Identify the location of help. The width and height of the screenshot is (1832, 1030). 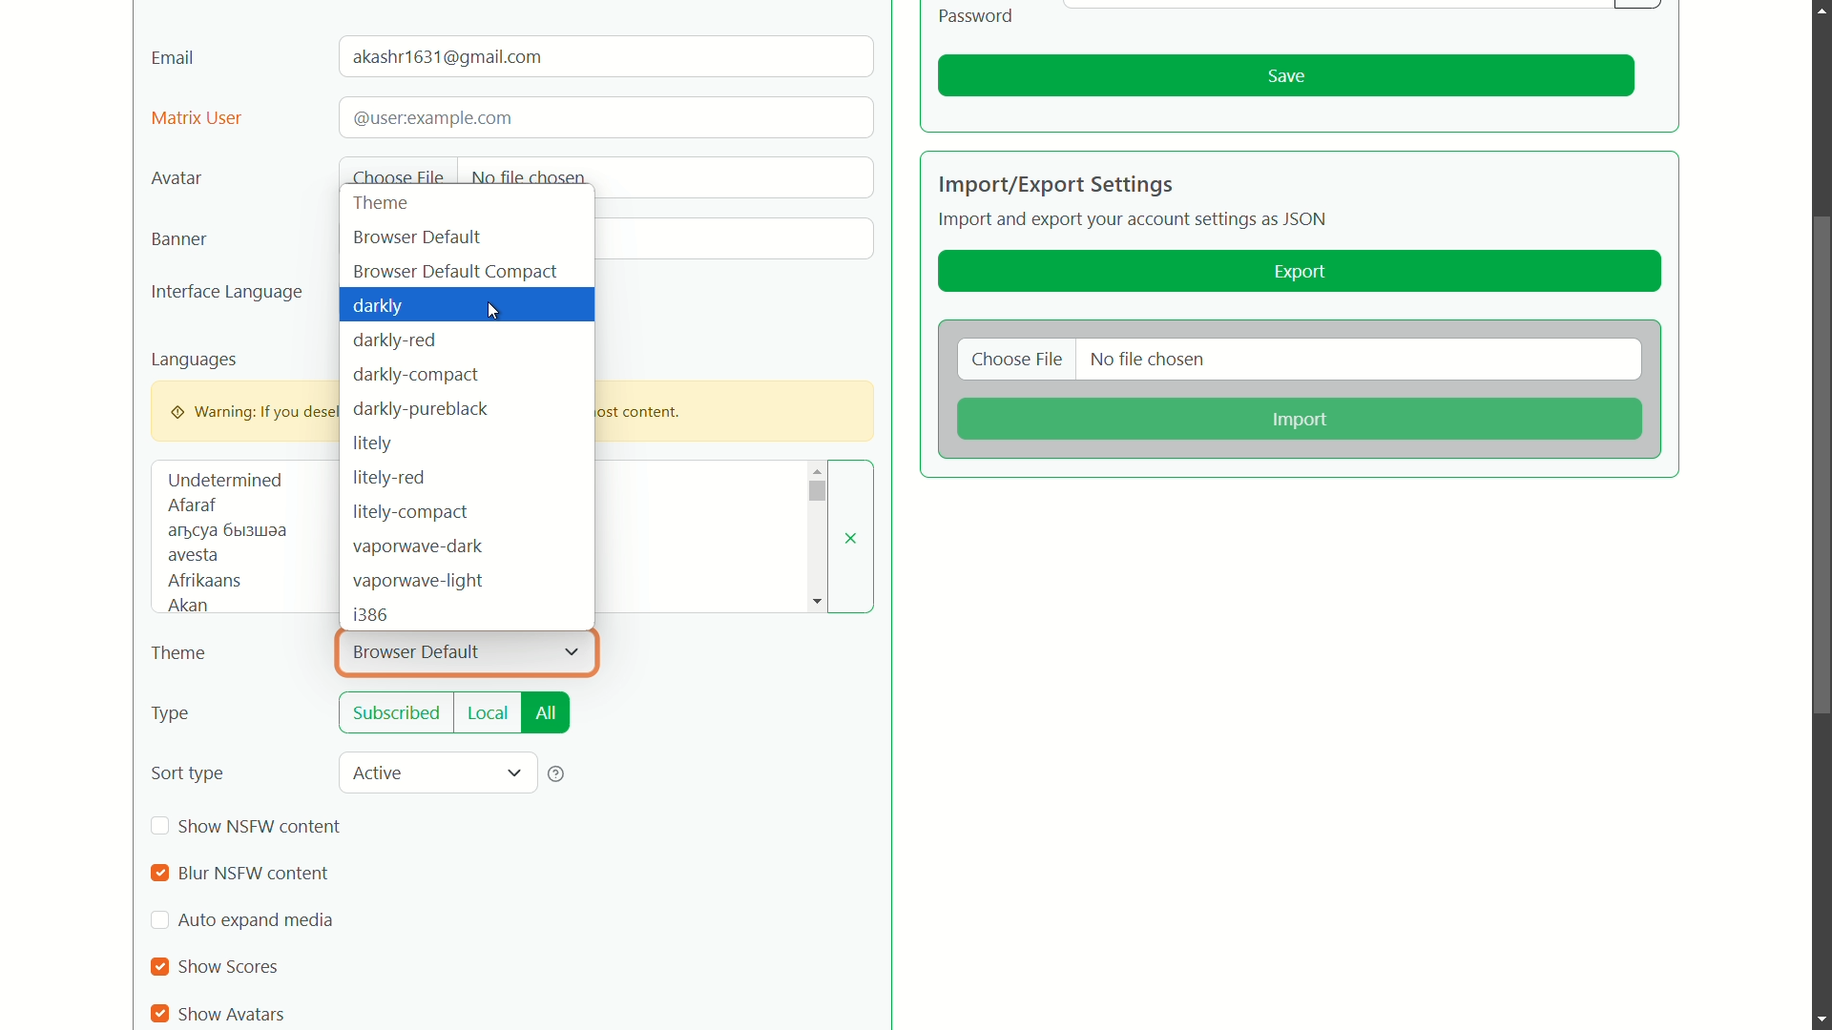
(557, 773).